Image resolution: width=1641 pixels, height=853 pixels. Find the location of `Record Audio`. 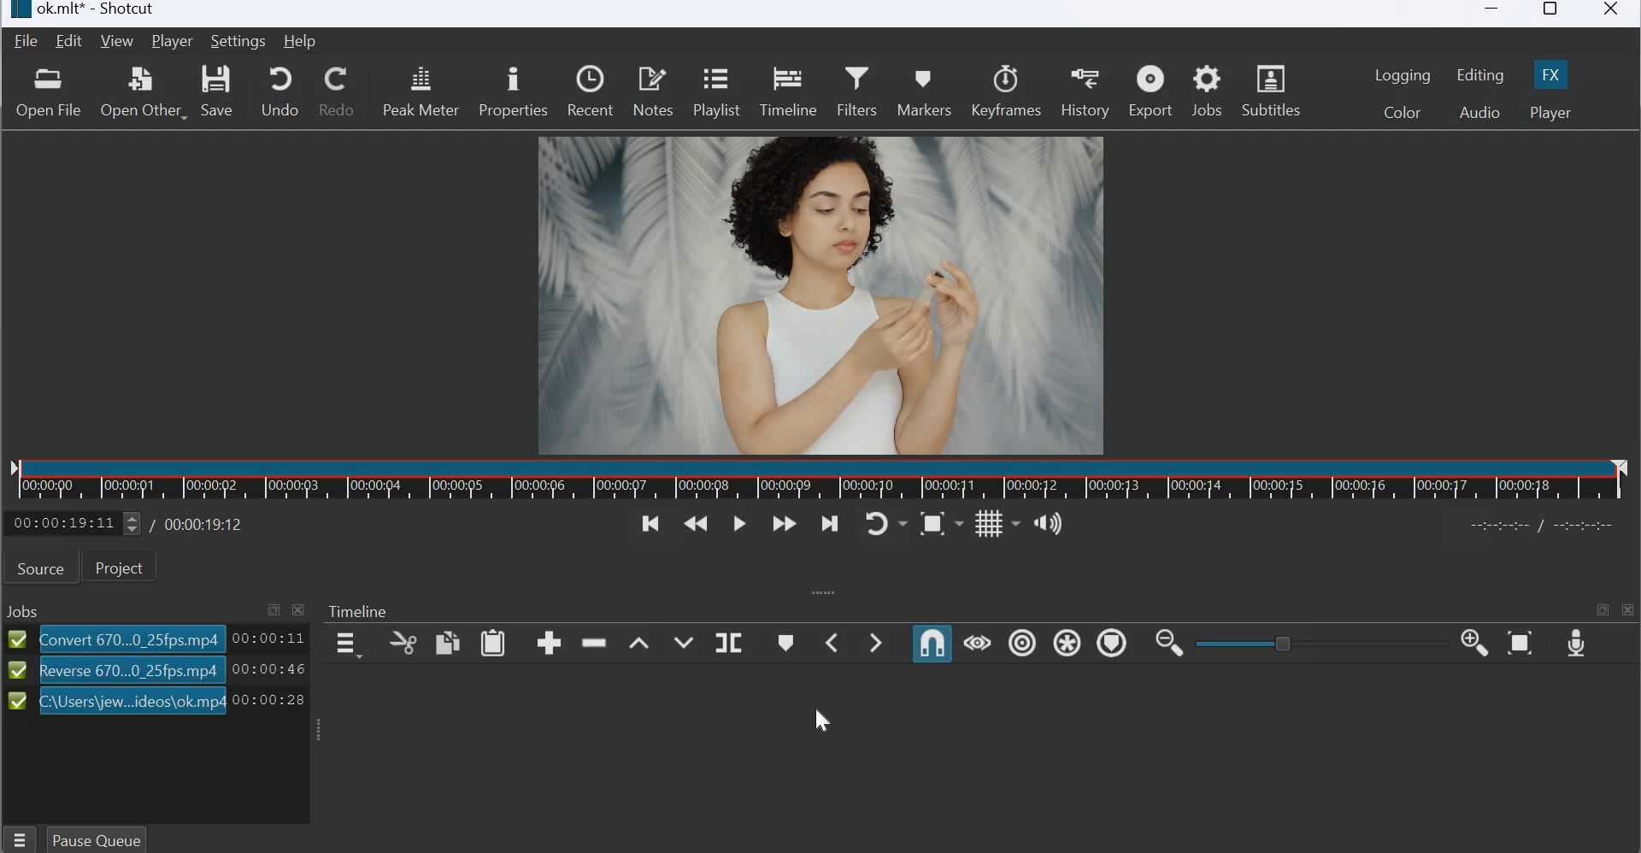

Record Audio is located at coordinates (1574, 643).